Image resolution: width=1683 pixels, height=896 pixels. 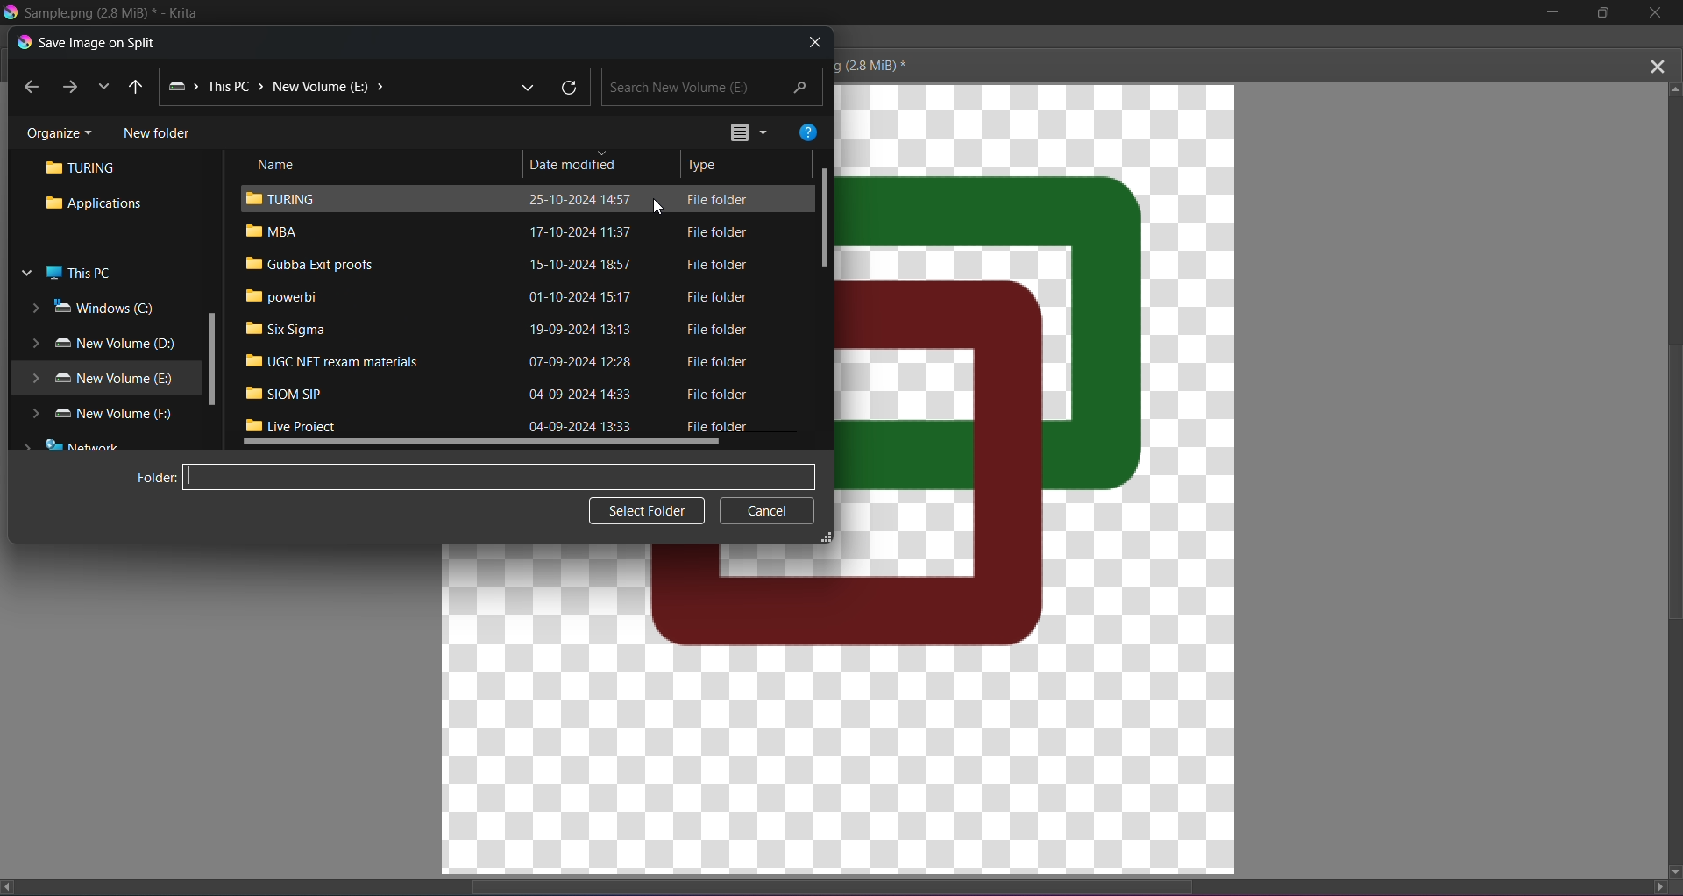 I want to click on Bl ive Proiect 04-00-2024 12:22 Eile folder, so click(x=501, y=424).